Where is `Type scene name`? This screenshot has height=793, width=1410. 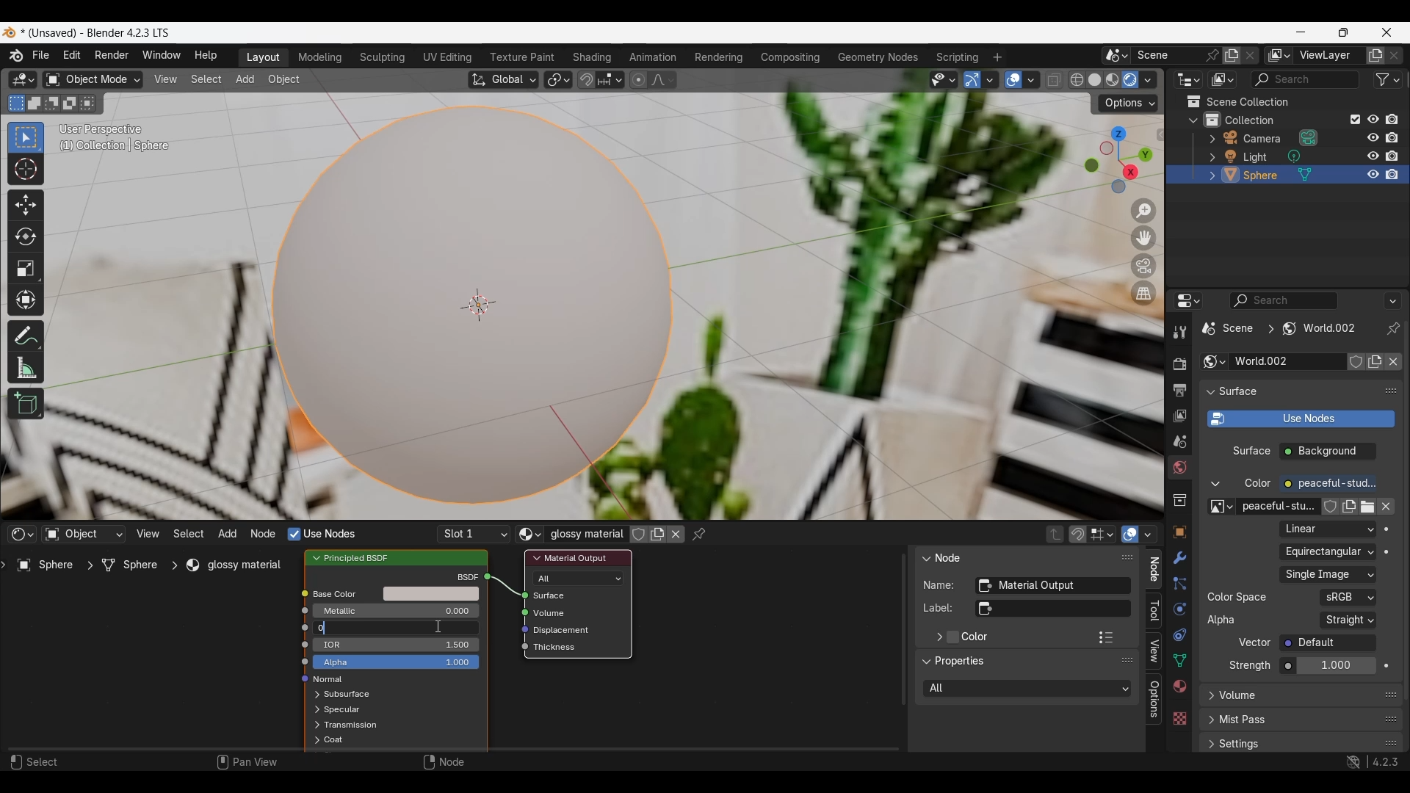 Type scene name is located at coordinates (1165, 55).